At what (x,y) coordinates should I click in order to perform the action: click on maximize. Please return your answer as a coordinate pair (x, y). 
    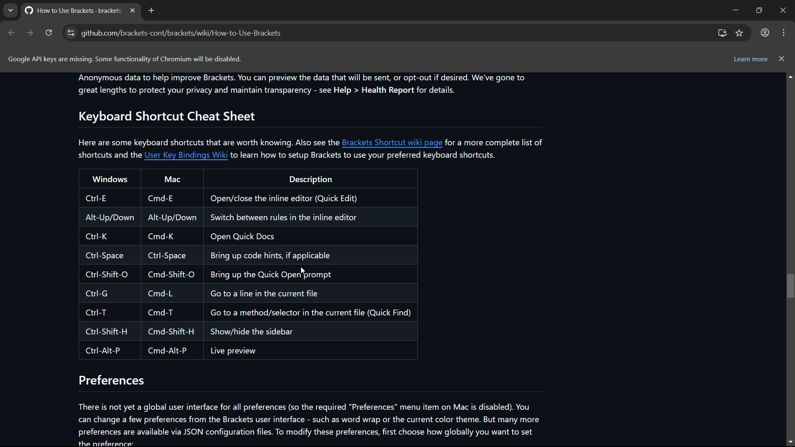
    Looking at the image, I should click on (759, 10).